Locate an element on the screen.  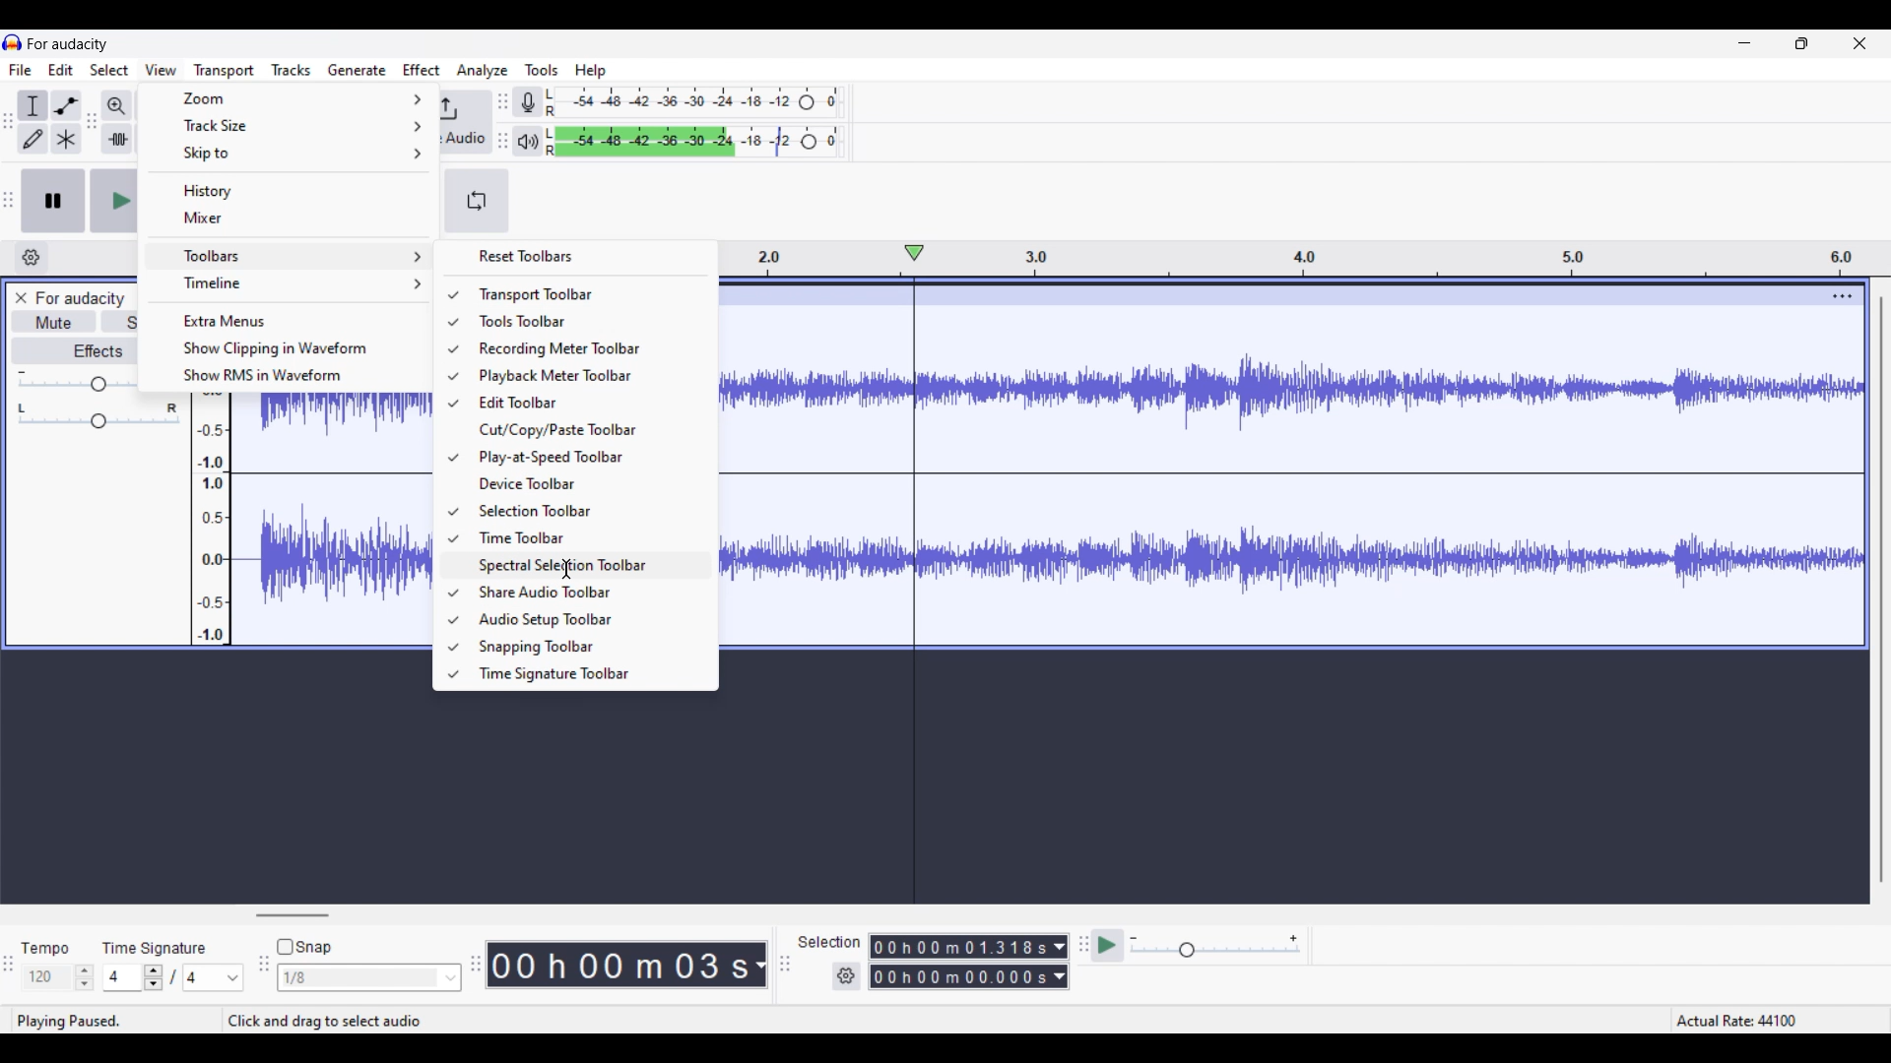
Enable looping is located at coordinates (477, 201).